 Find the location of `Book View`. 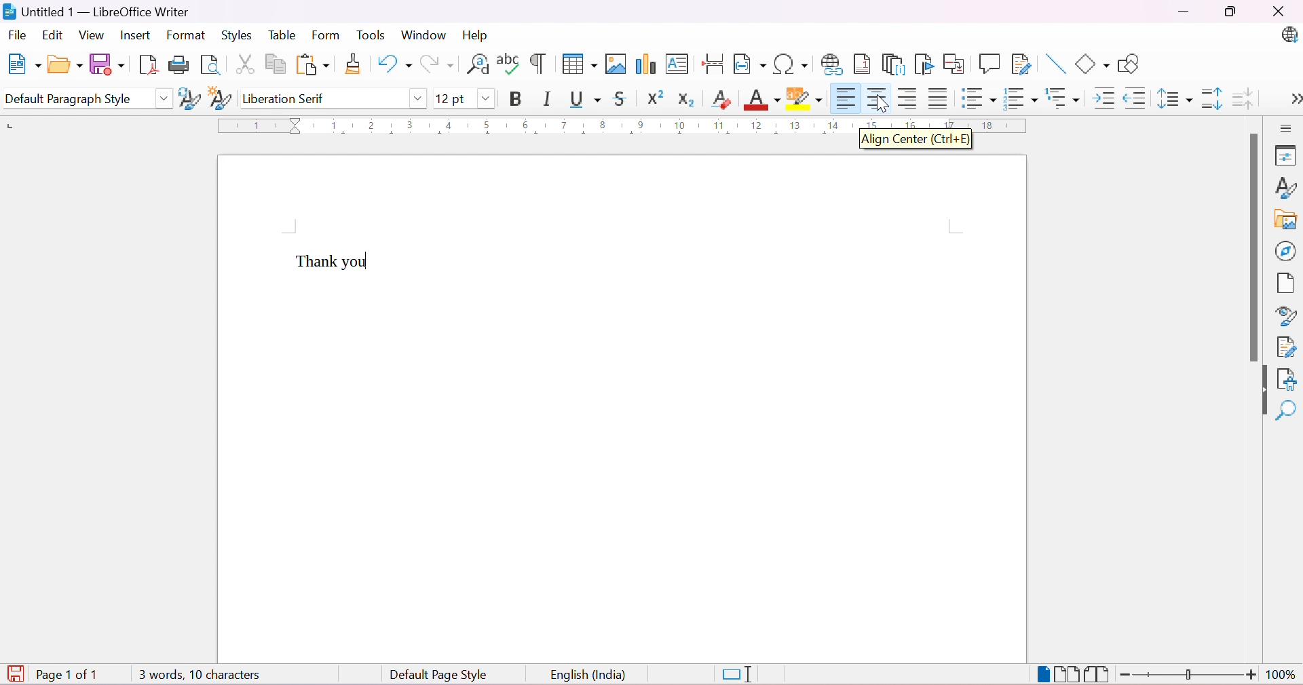

Book View is located at coordinates (1099, 674).